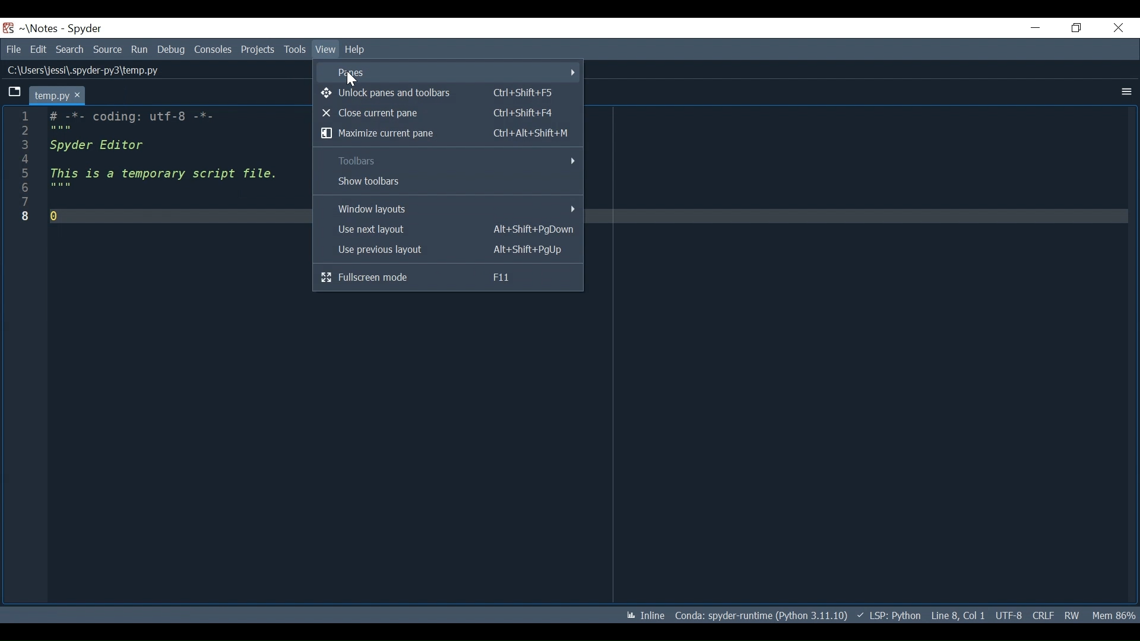  What do you see at coordinates (100, 71) in the screenshot?
I see `C:\Users\jessi\.spyaer-pys\temp.py` at bounding box center [100, 71].